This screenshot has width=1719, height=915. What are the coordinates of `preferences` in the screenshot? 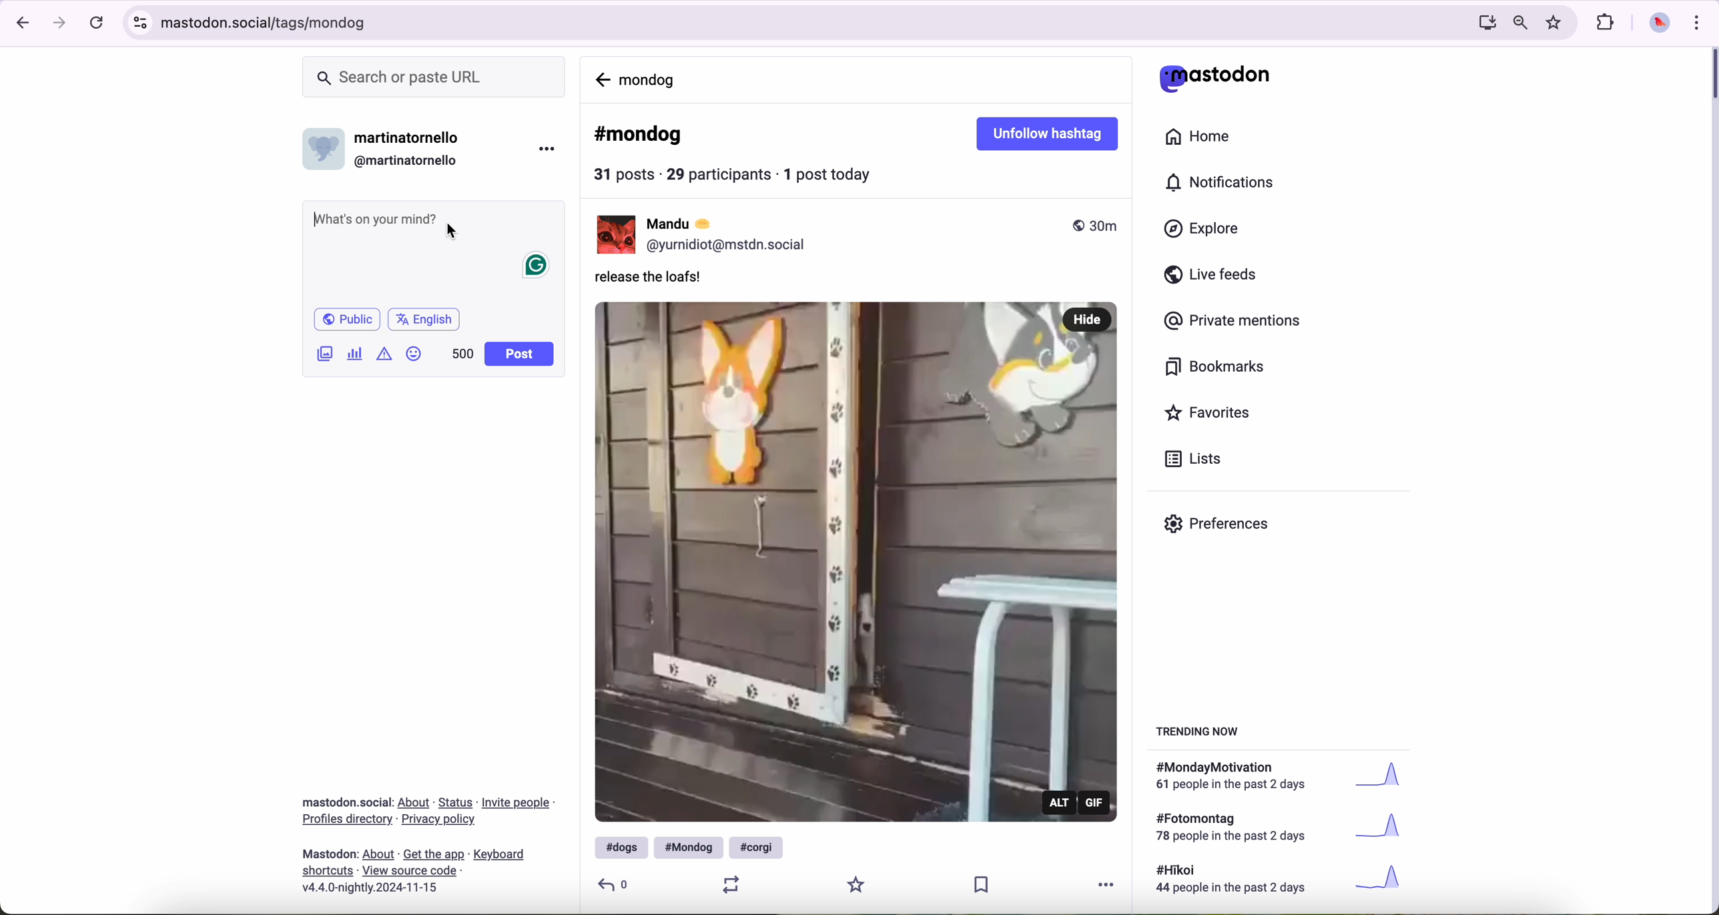 It's located at (1219, 525).